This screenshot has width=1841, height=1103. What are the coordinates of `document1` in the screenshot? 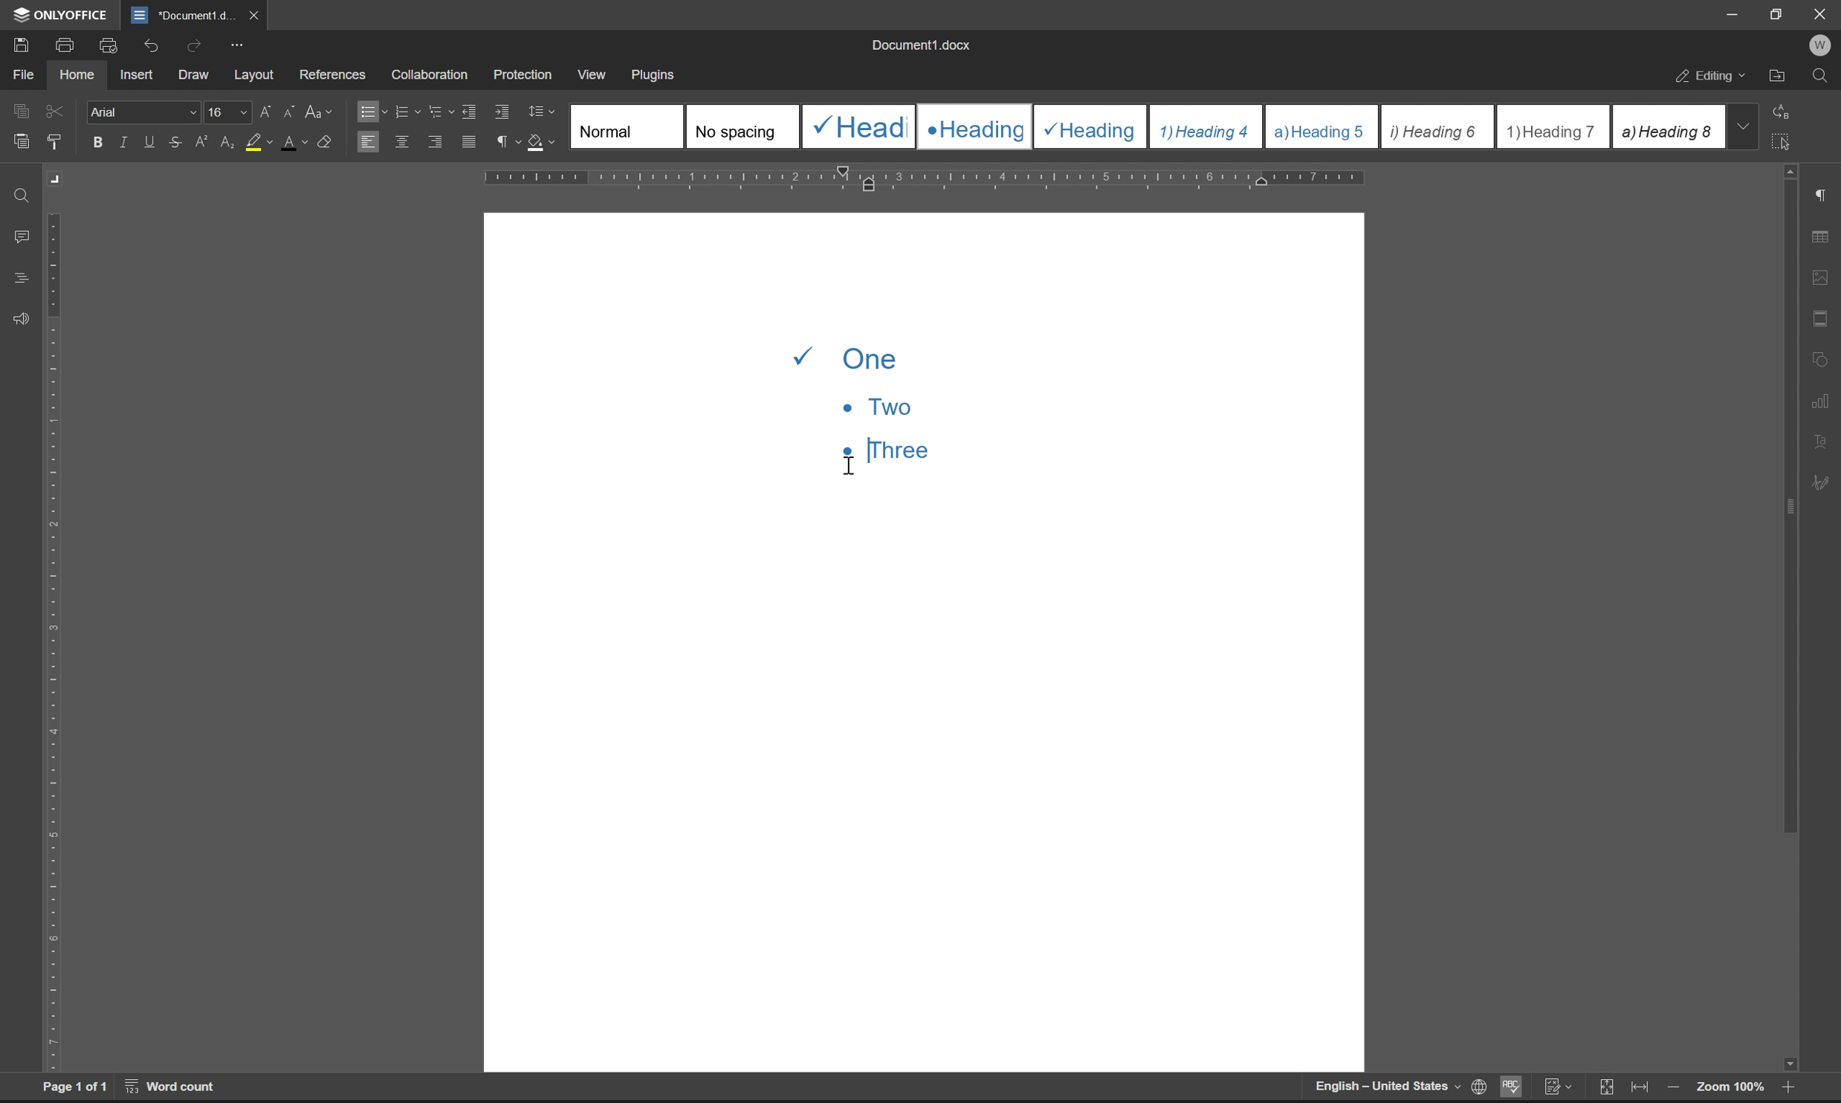 It's located at (182, 16).